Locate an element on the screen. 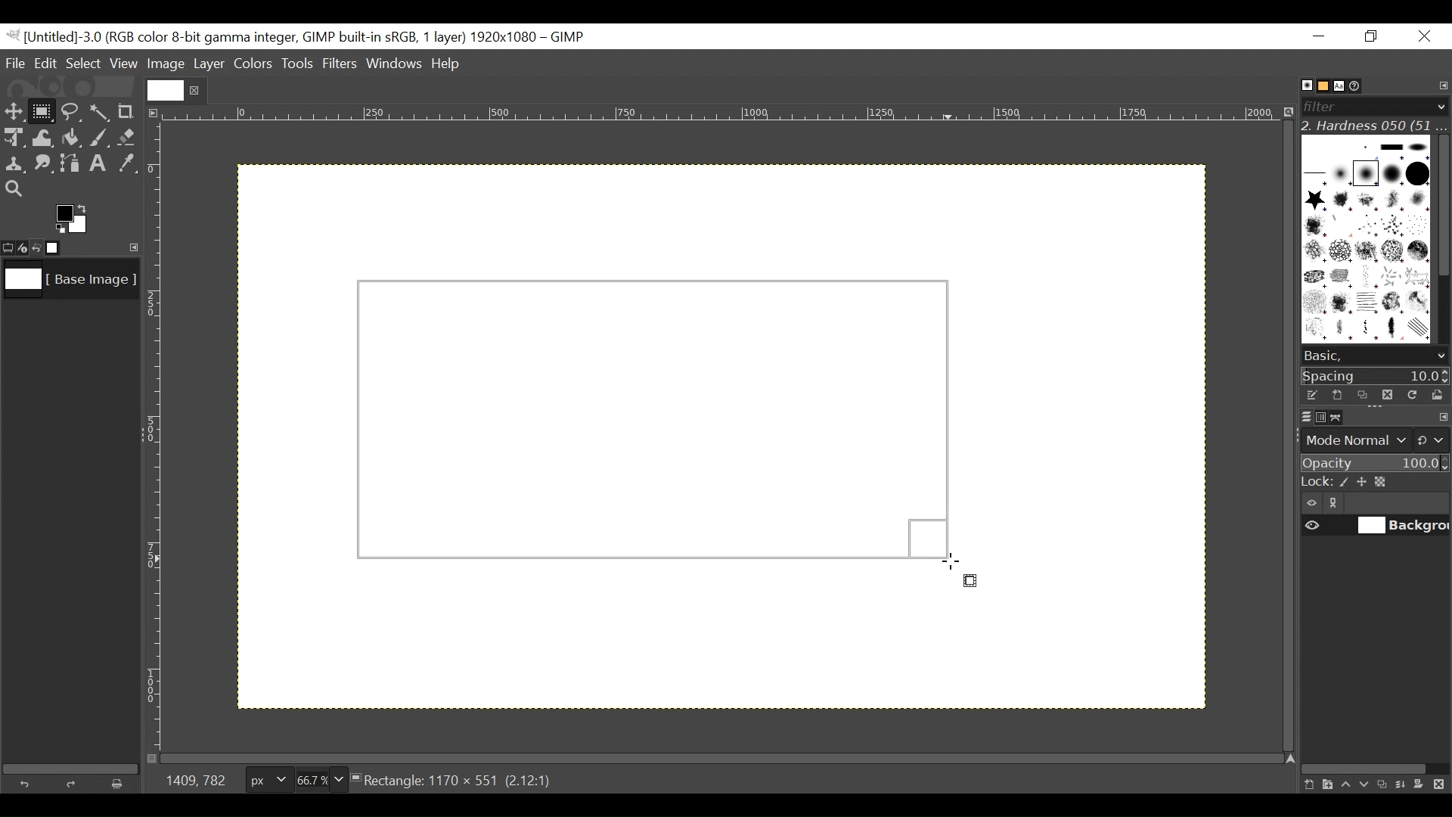 The width and height of the screenshot is (1452, 817). Select is located at coordinates (84, 63).